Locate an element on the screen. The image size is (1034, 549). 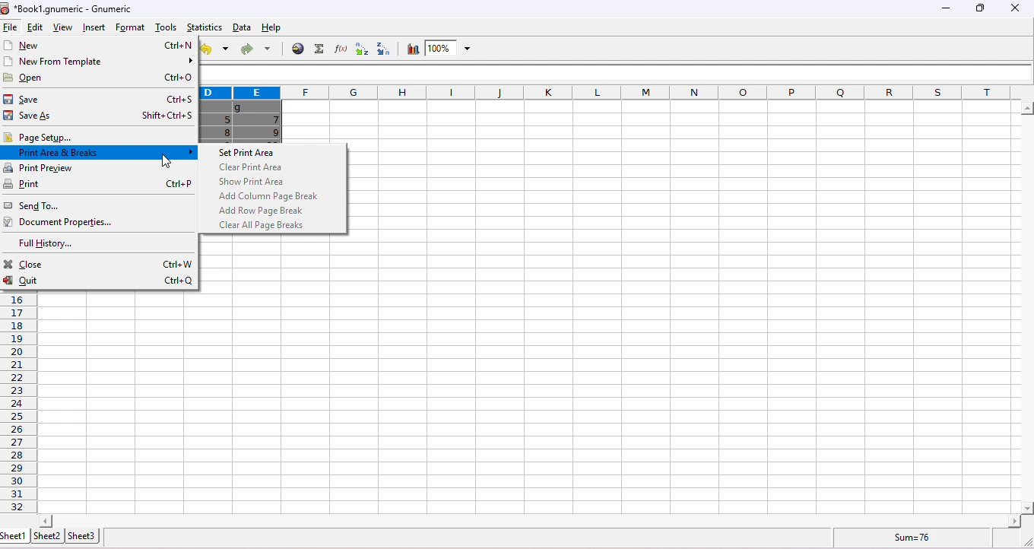
print preview is located at coordinates (100, 168).